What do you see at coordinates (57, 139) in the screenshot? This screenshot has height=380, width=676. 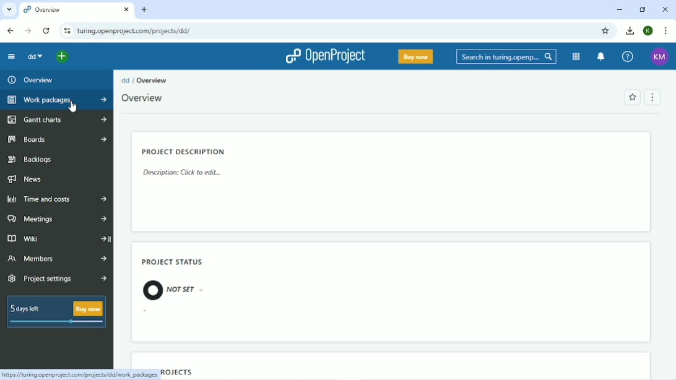 I see `Boards` at bounding box center [57, 139].